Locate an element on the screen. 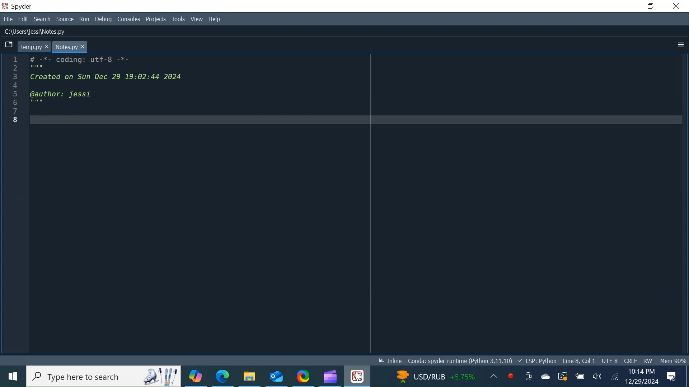 Image resolution: width=689 pixels, height=387 pixels. Time is located at coordinates (641, 372).